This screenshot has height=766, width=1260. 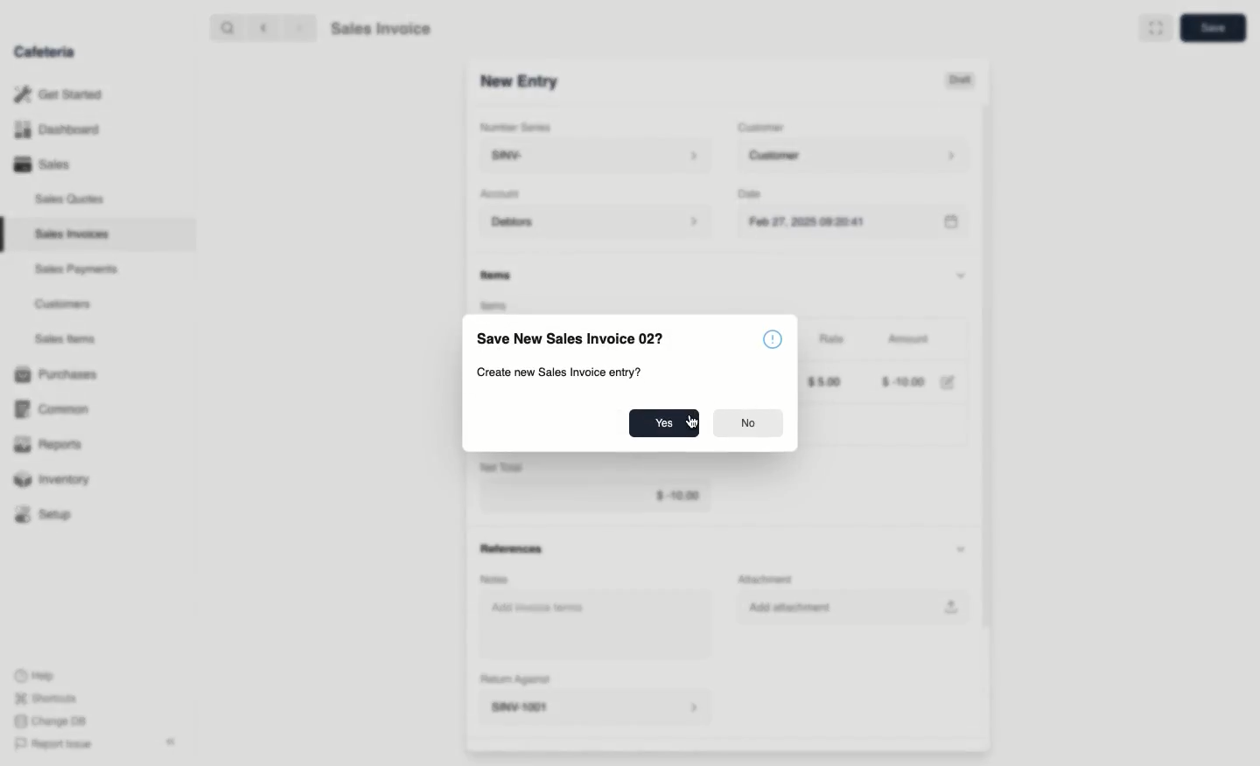 What do you see at coordinates (1156, 27) in the screenshot?
I see `Full width toggle` at bounding box center [1156, 27].